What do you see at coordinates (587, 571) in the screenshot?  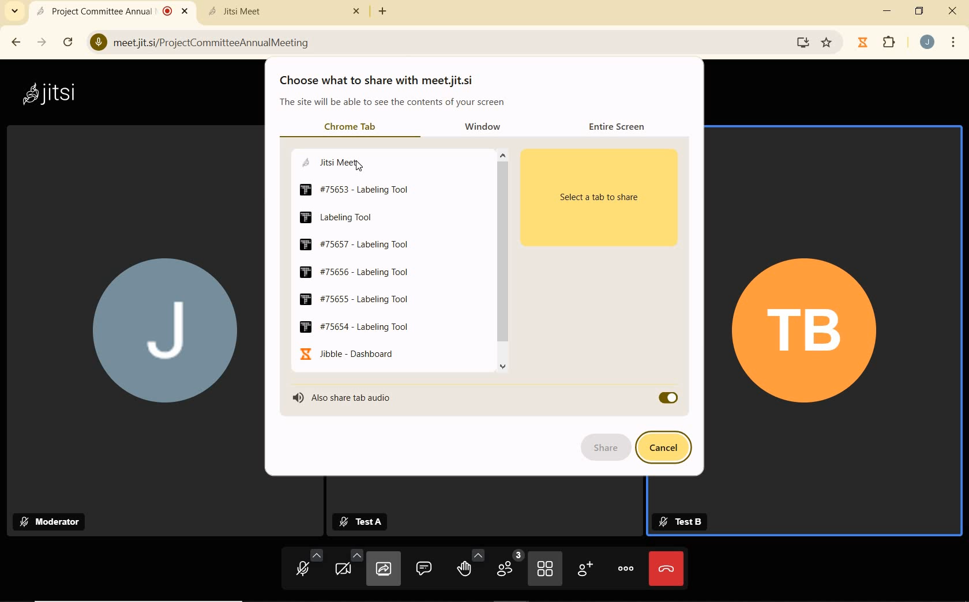 I see `INVITE PEOPLE` at bounding box center [587, 571].